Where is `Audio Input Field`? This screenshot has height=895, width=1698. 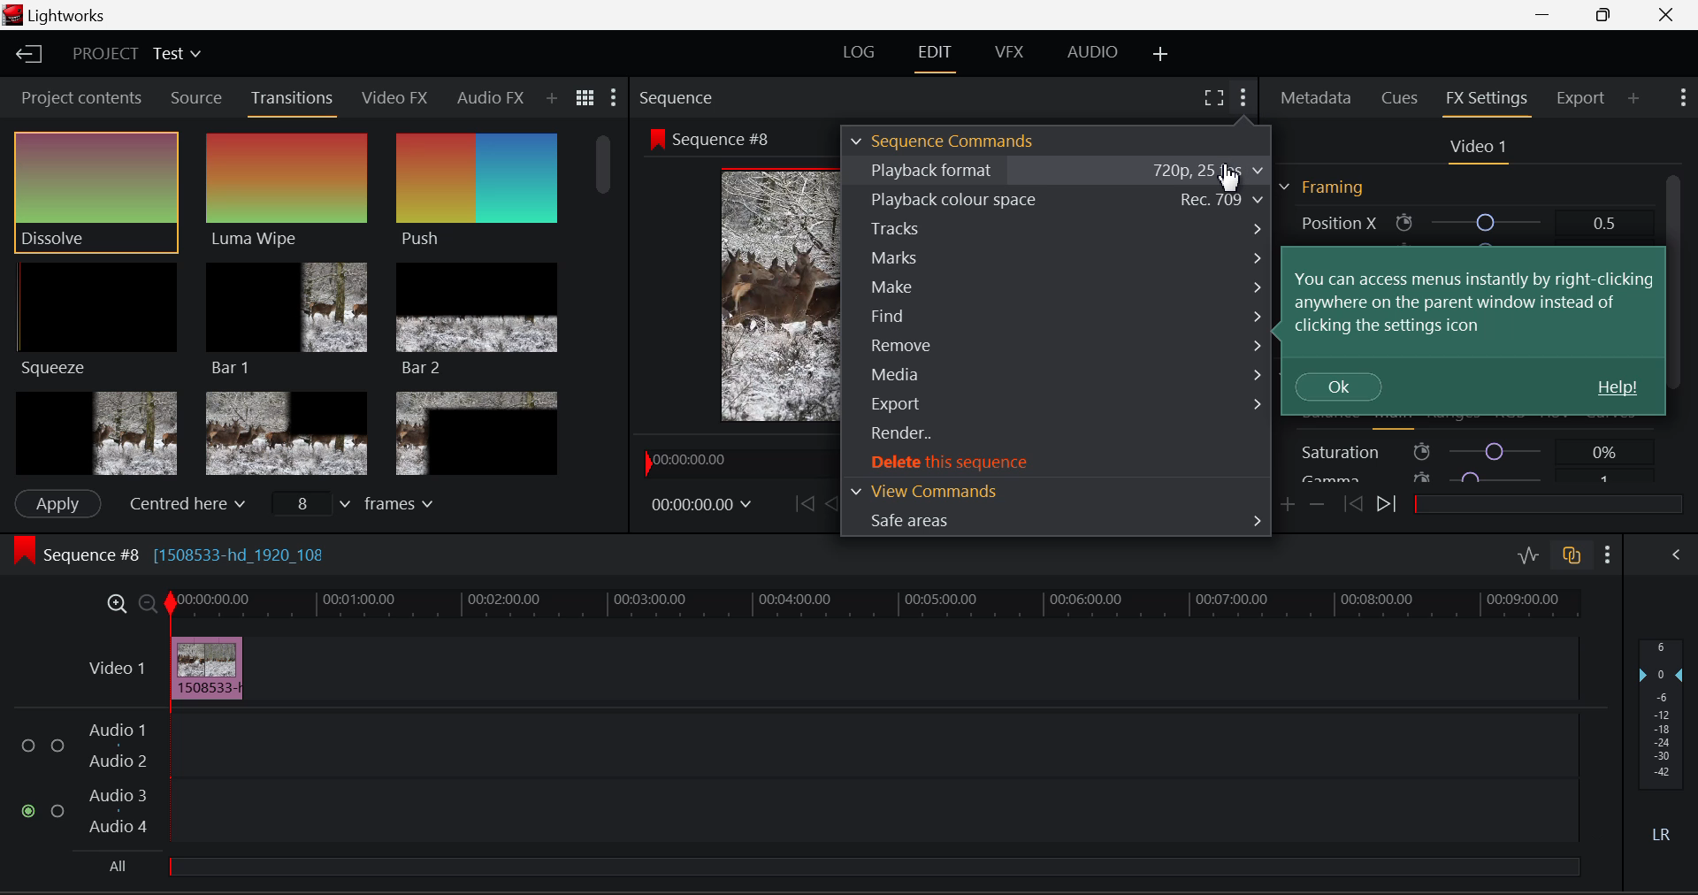 Audio Input Field is located at coordinates (790, 778).